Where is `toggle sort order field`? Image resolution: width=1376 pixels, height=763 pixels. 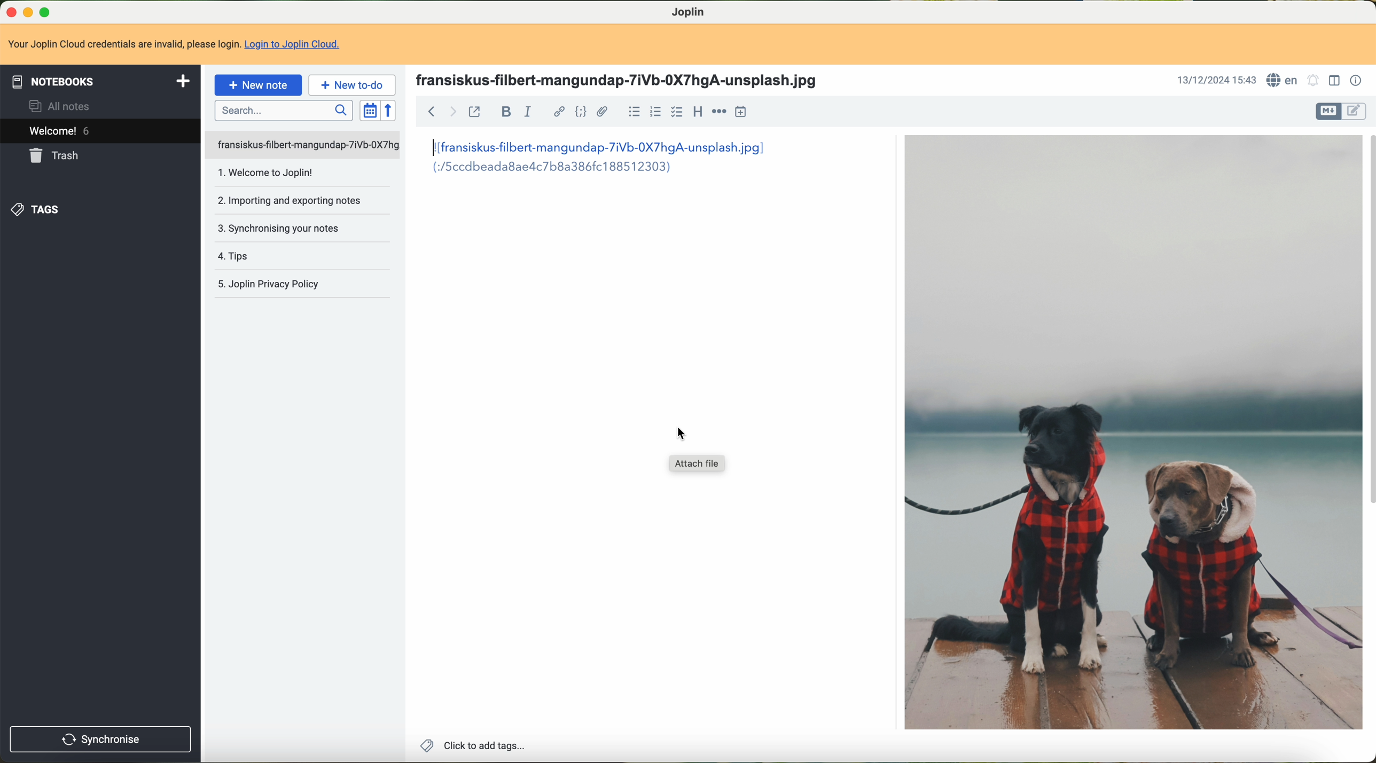
toggle sort order field is located at coordinates (369, 111).